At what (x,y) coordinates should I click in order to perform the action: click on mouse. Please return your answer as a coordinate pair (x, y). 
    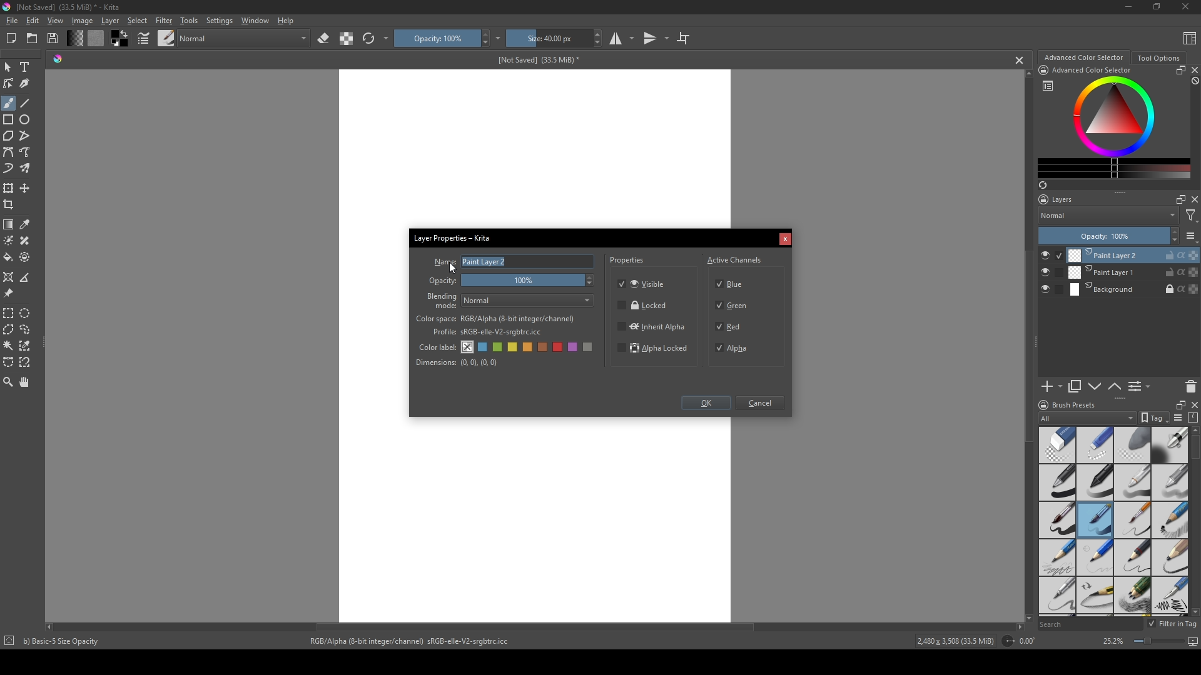
    Looking at the image, I should click on (8, 67).